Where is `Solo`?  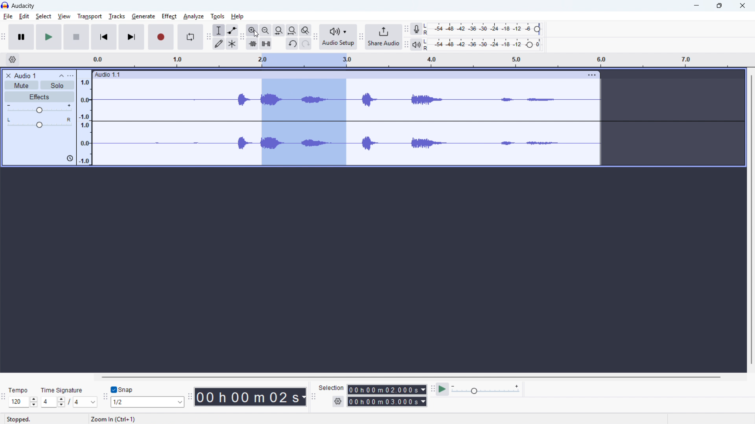 Solo is located at coordinates (58, 85).